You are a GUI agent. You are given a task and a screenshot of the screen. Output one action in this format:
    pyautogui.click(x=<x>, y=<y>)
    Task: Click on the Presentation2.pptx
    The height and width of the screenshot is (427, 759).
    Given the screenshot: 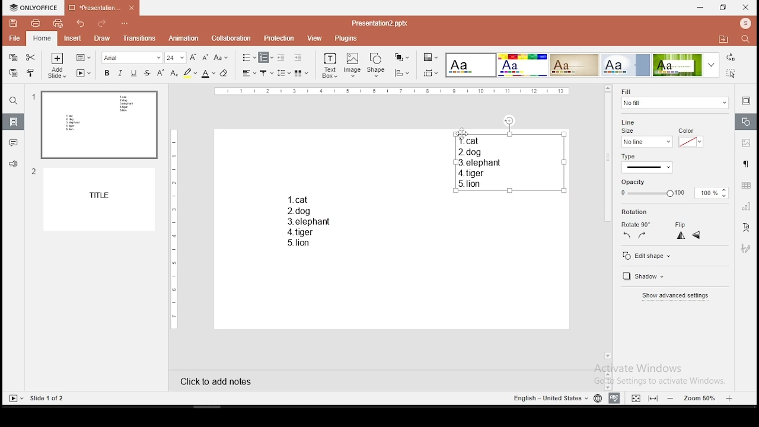 What is the action you would take?
    pyautogui.click(x=384, y=23)
    